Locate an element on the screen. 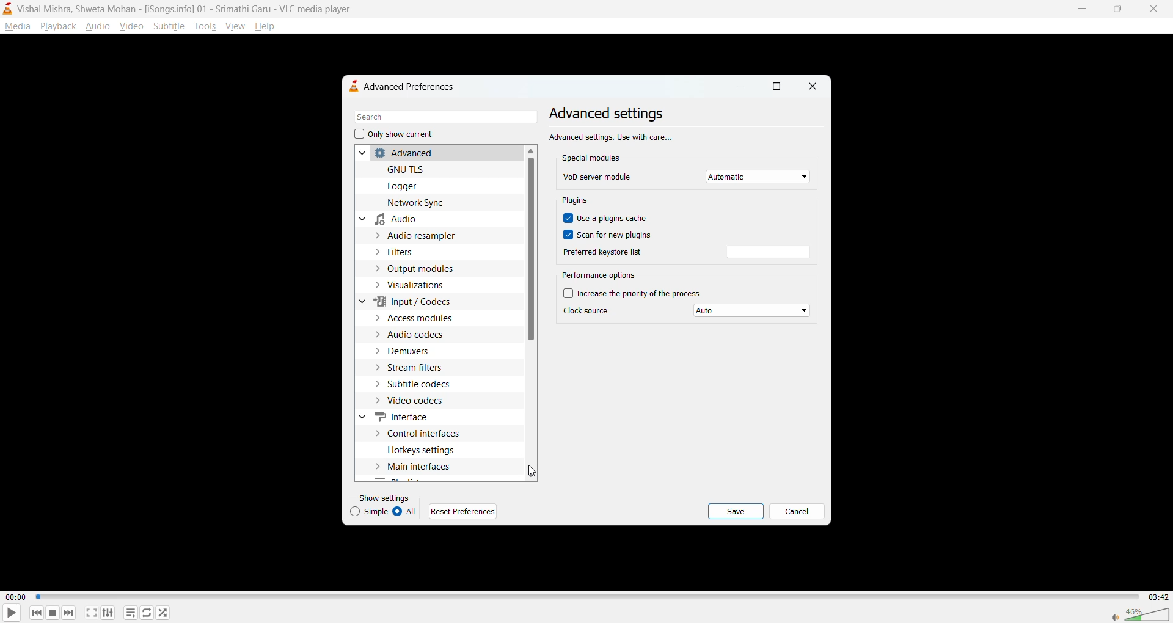  vod server module dropdown is located at coordinates (759, 177).